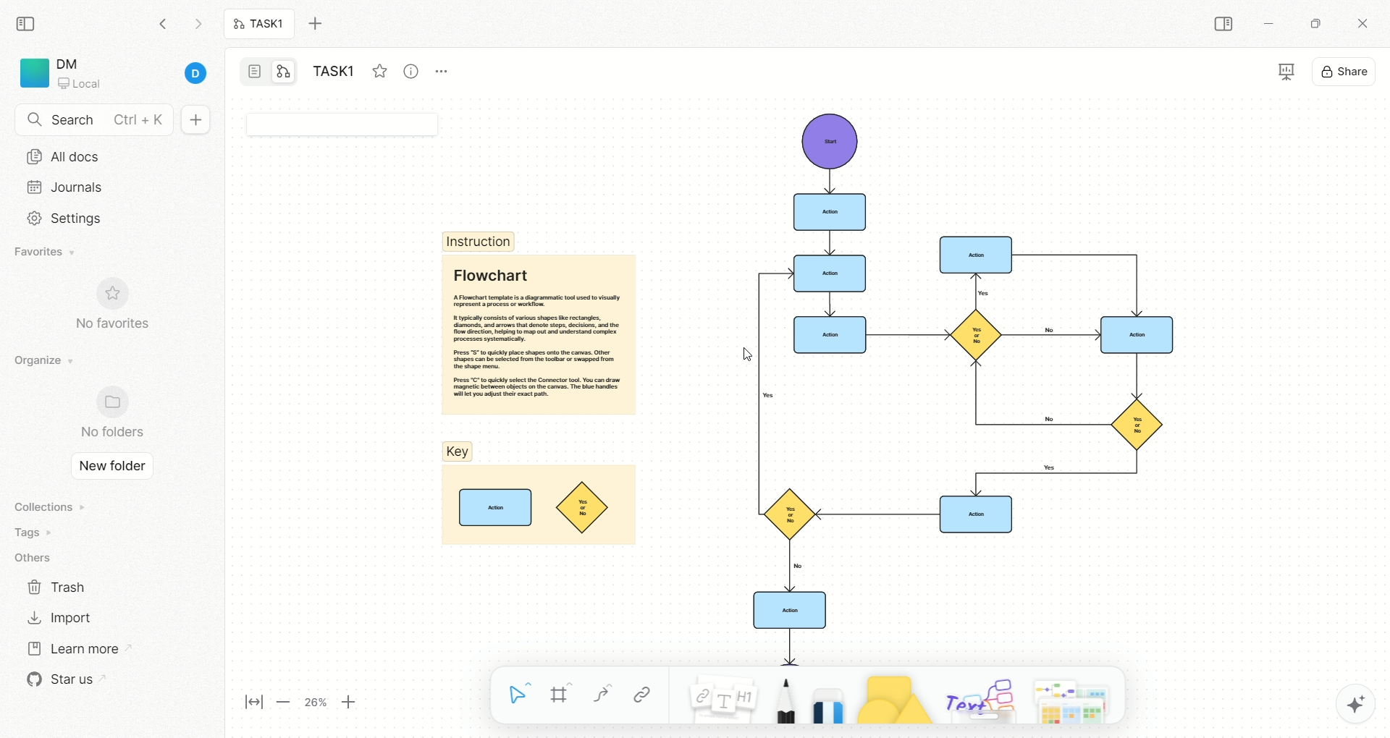  I want to click on others, so click(36, 559).